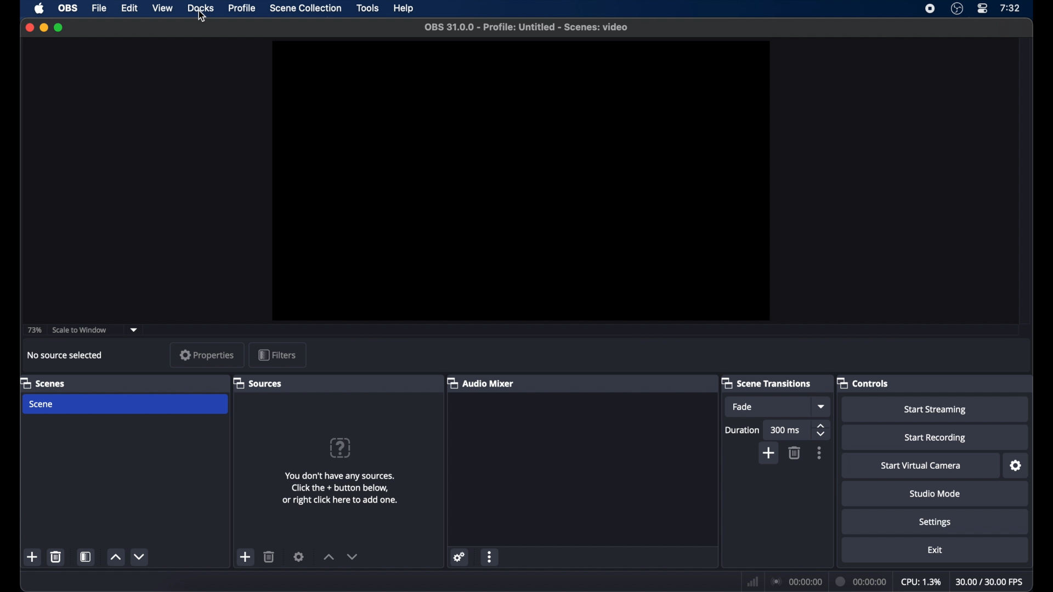 The height and width of the screenshot is (592, 1053). Describe the element at coordinates (80, 329) in the screenshot. I see `scale to window` at that location.